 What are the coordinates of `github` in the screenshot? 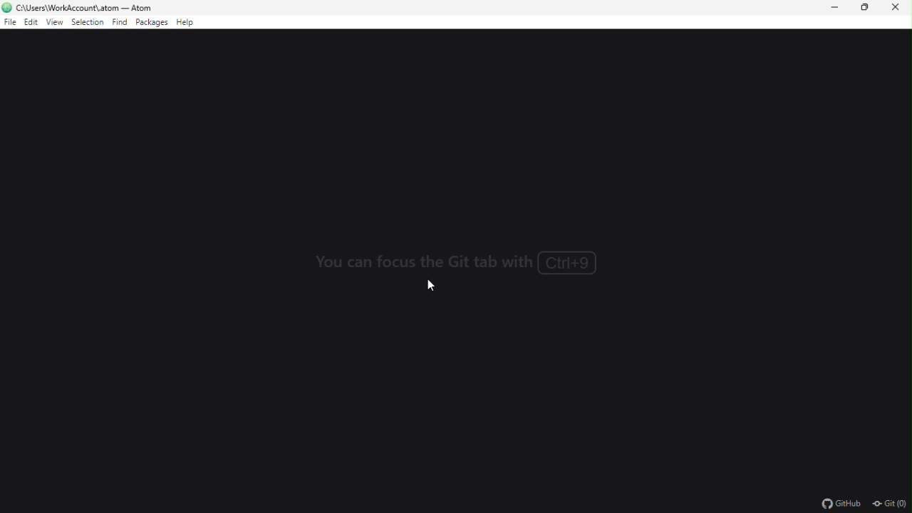 It's located at (838, 504).